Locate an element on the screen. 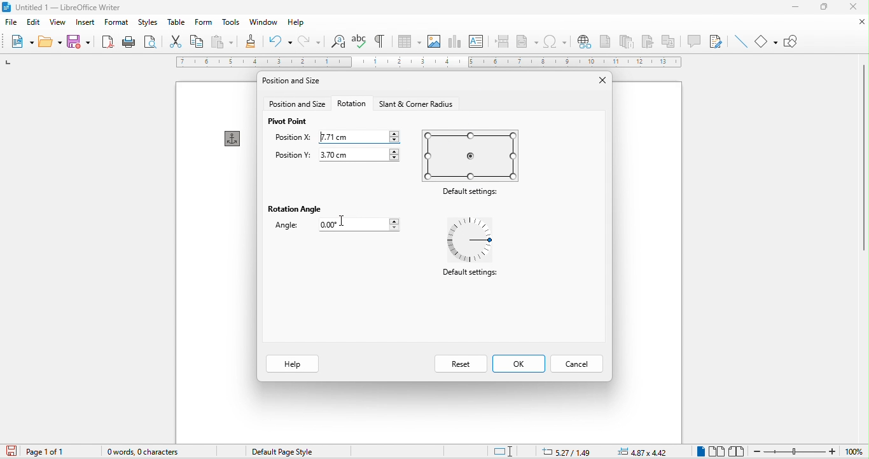  window is located at coordinates (264, 22).